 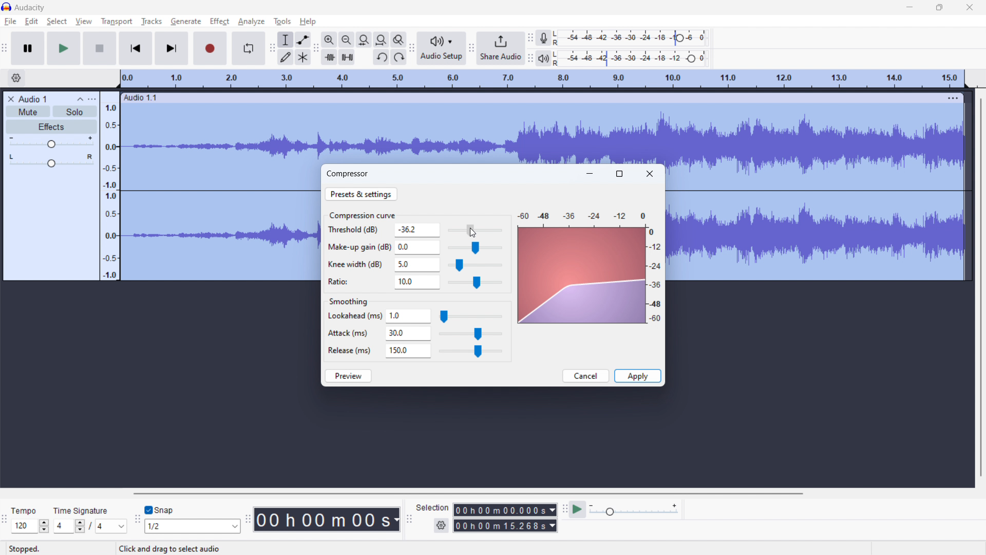 I want to click on preview, so click(x=349, y=376).